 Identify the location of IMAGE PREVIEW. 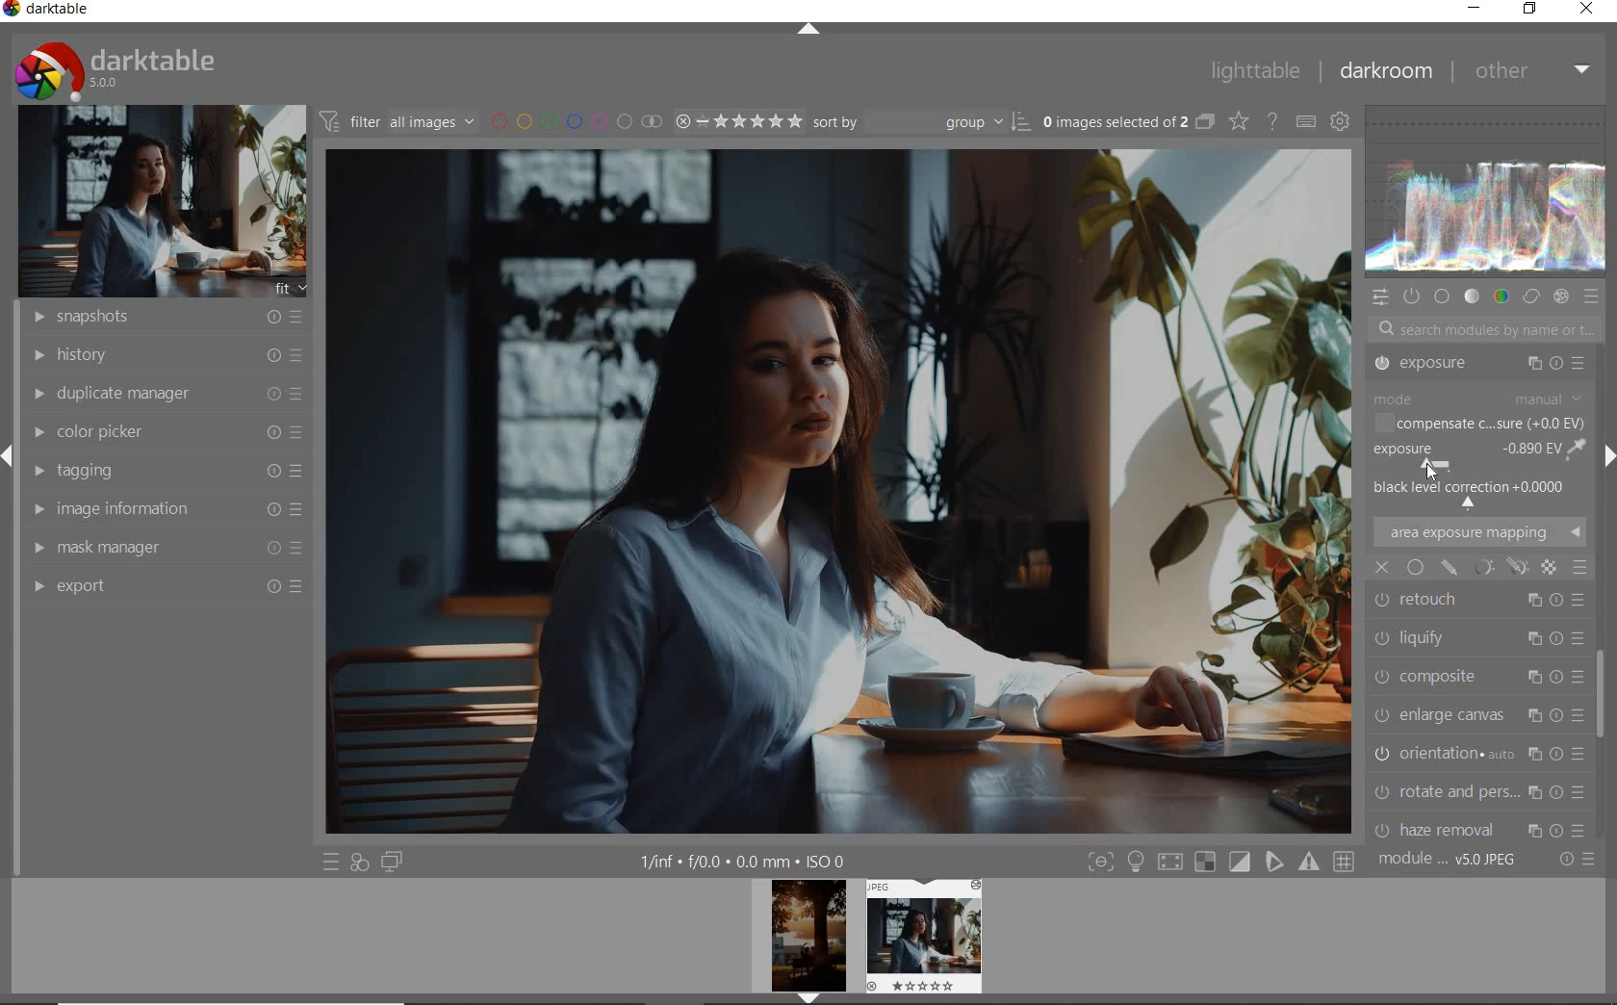
(808, 942).